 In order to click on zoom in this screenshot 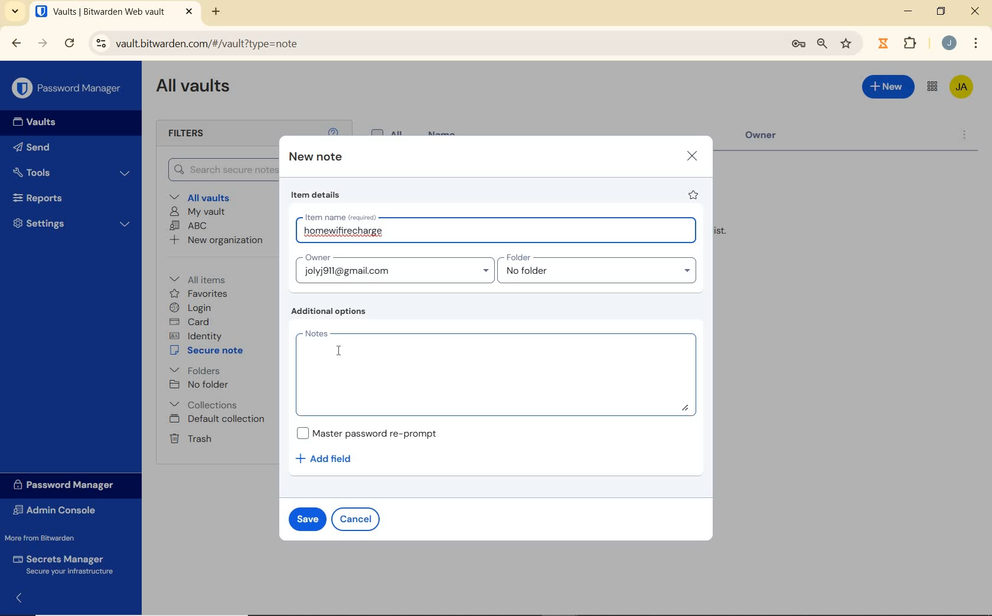, I will do `click(823, 45)`.